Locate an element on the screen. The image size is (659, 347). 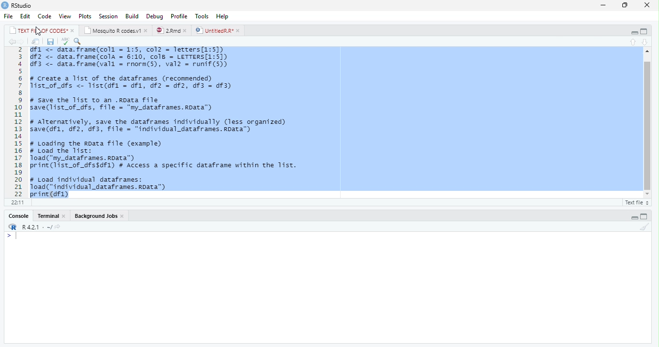
Minimize is located at coordinates (604, 5).